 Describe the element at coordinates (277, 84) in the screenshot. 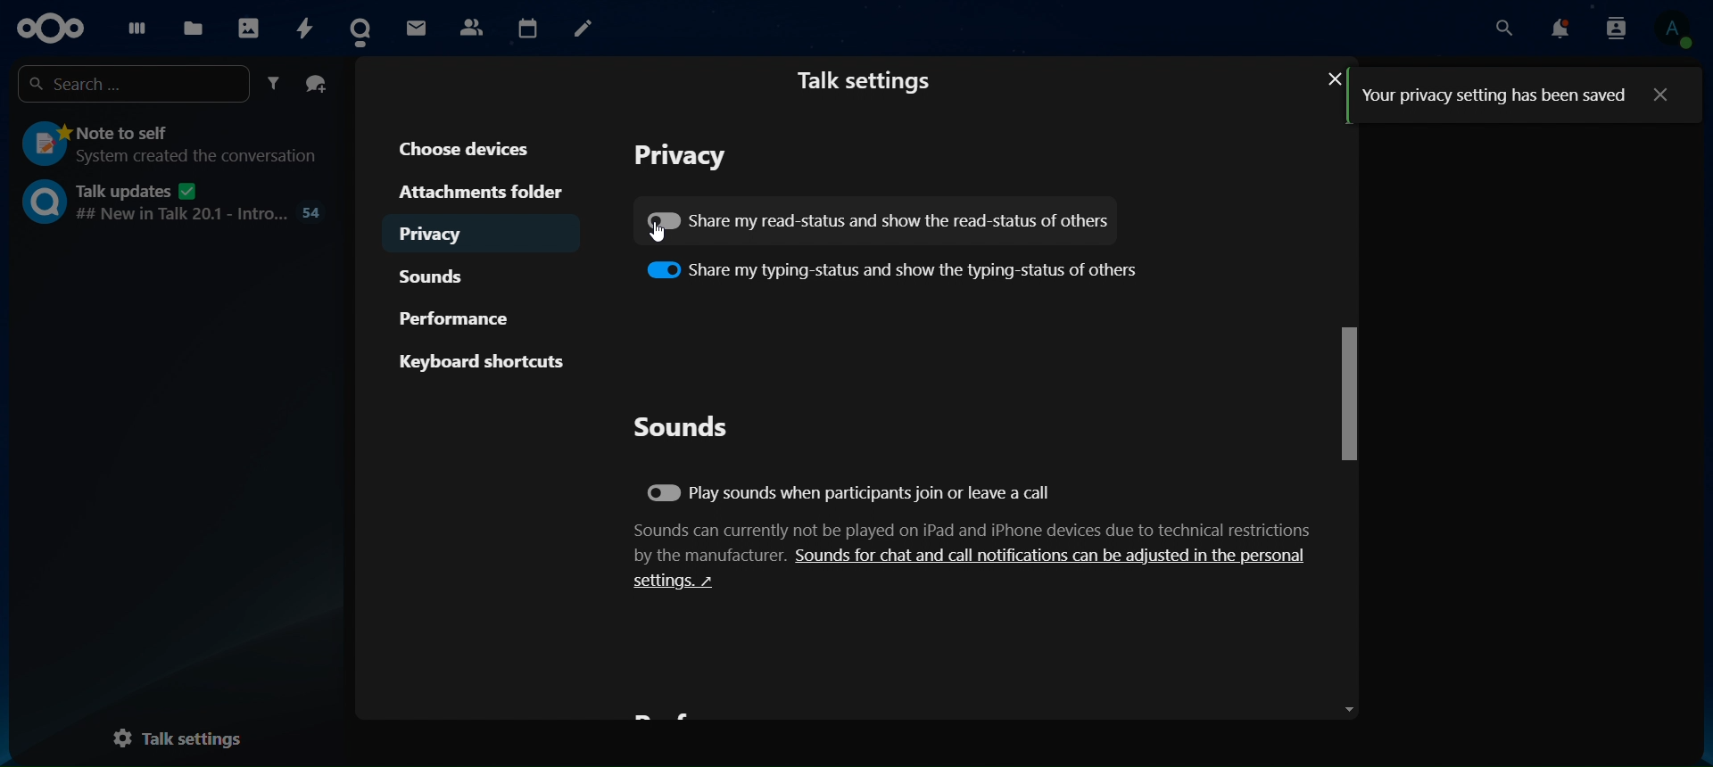

I see `filter` at that location.